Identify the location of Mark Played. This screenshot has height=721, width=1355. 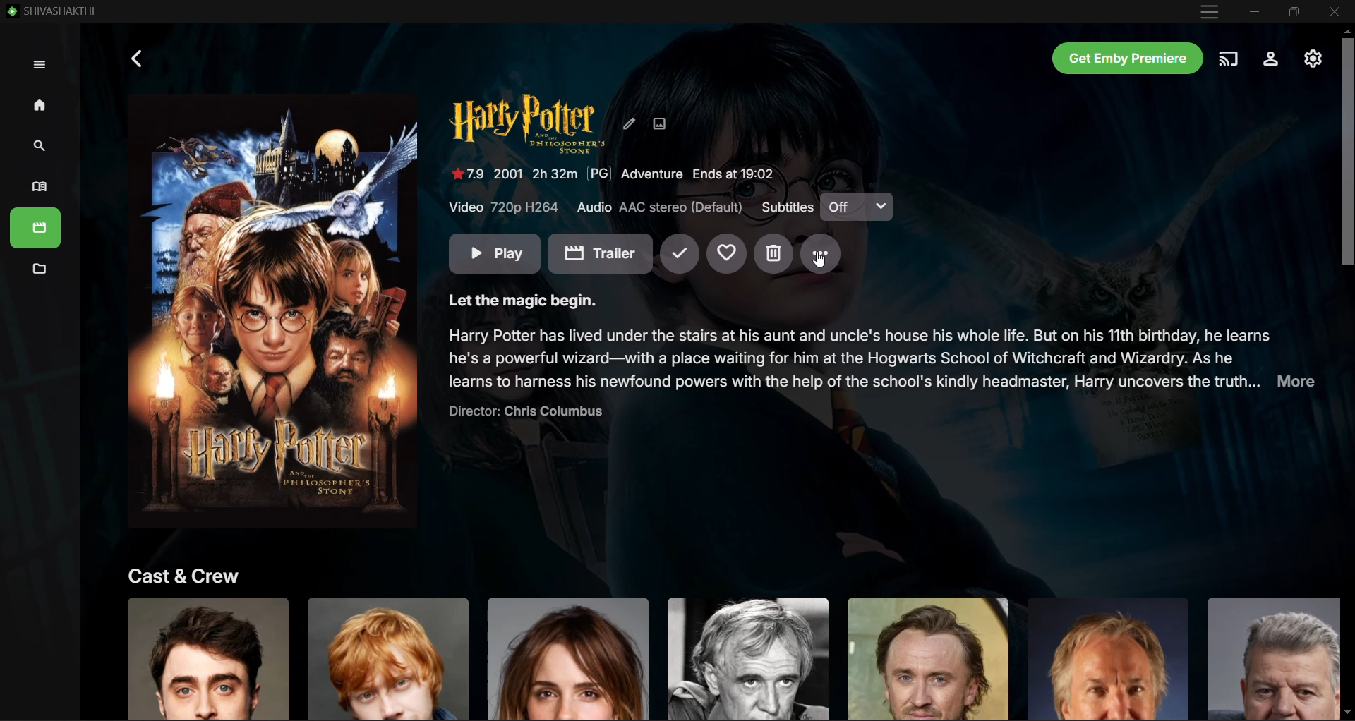
(679, 255).